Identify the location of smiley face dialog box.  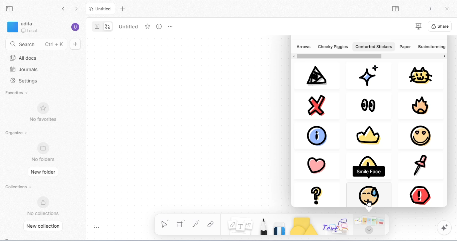
(369, 171).